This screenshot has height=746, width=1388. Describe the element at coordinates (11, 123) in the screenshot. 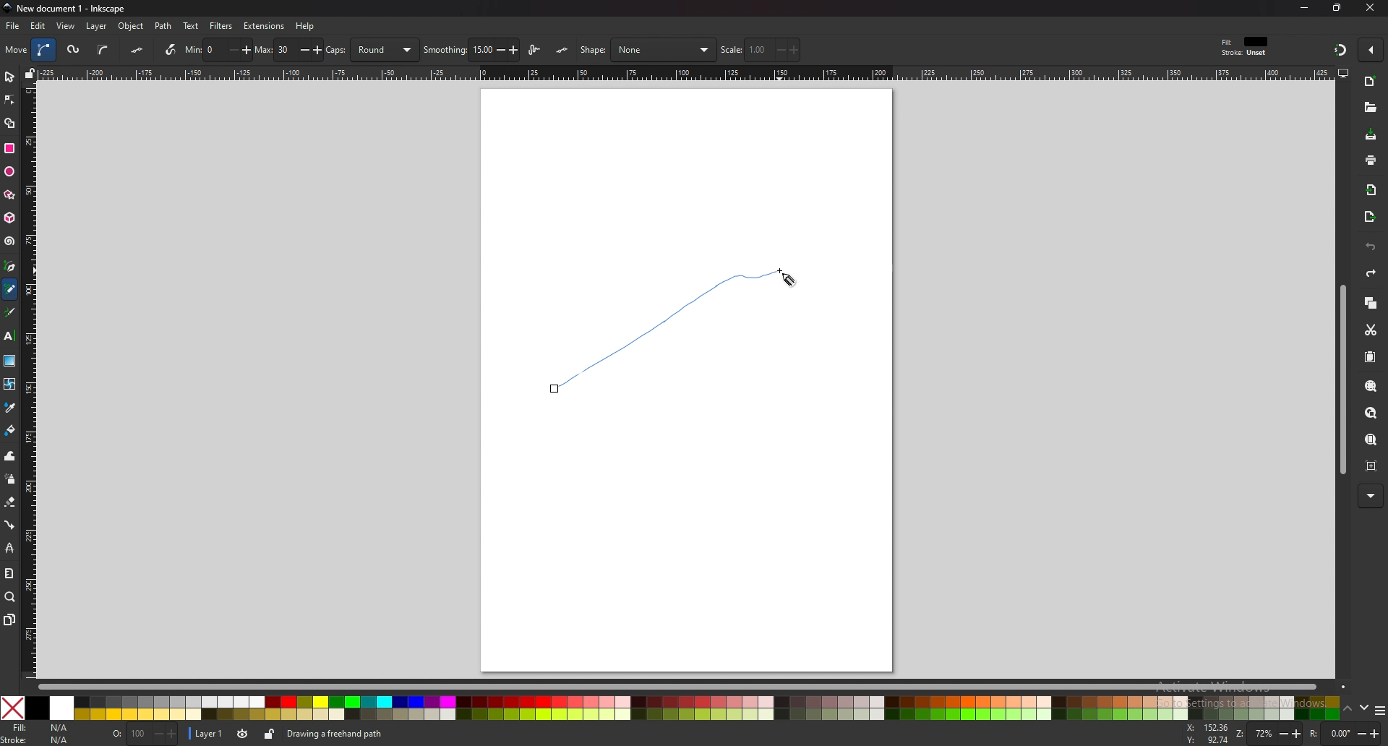

I see `shape builder` at that location.